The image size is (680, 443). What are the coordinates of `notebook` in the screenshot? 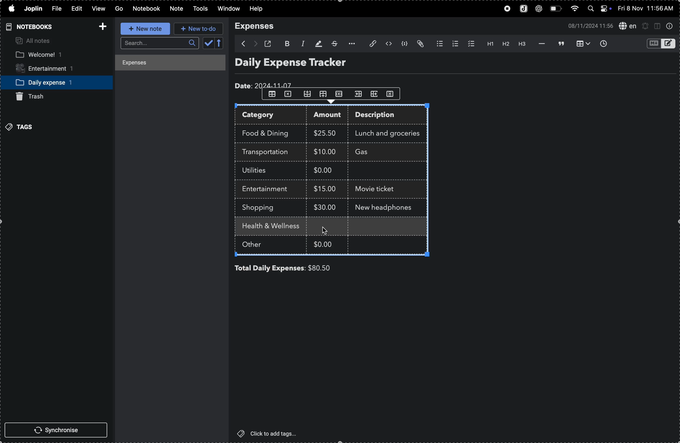 It's located at (147, 9).